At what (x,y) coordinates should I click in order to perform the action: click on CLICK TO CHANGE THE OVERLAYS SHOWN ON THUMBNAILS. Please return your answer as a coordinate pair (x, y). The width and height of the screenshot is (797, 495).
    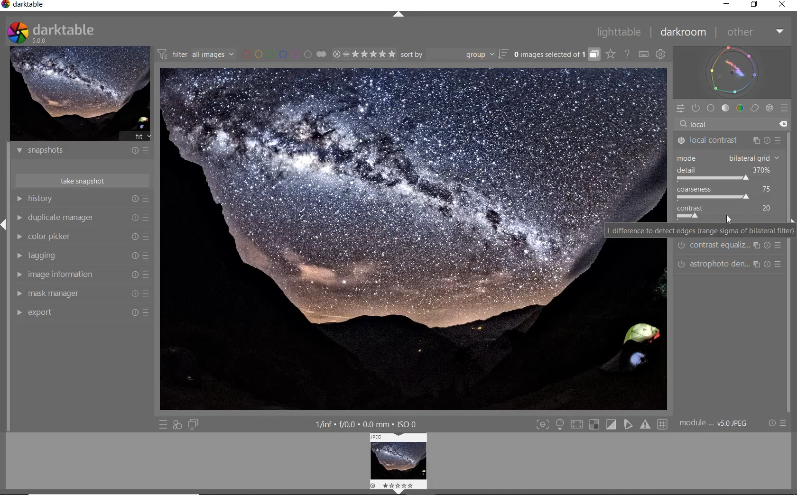
    Looking at the image, I should click on (611, 55).